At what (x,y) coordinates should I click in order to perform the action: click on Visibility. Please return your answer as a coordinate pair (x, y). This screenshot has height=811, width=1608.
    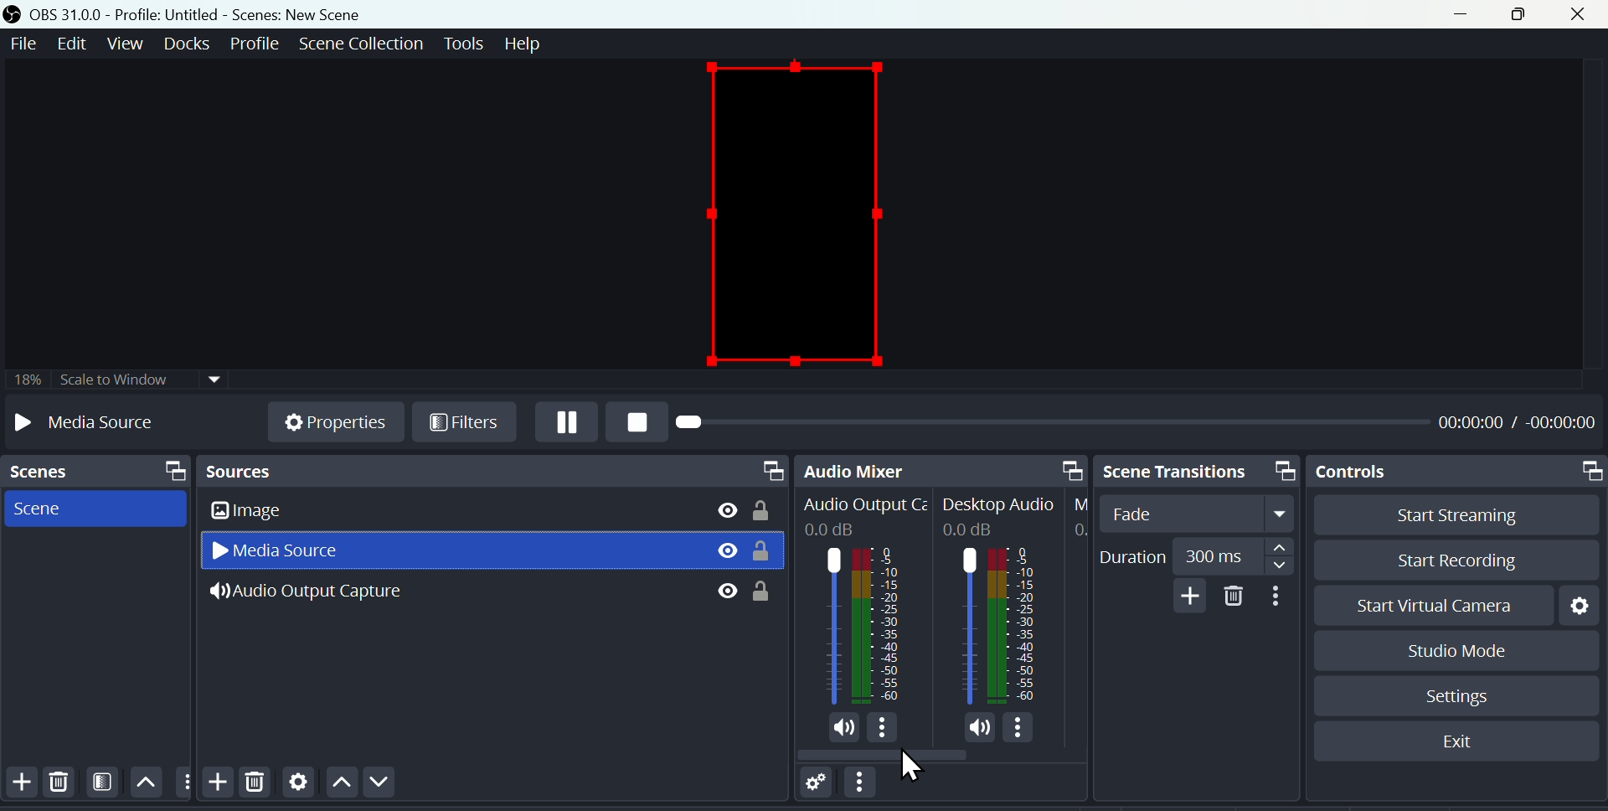
    Looking at the image, I should click on (726, 552).